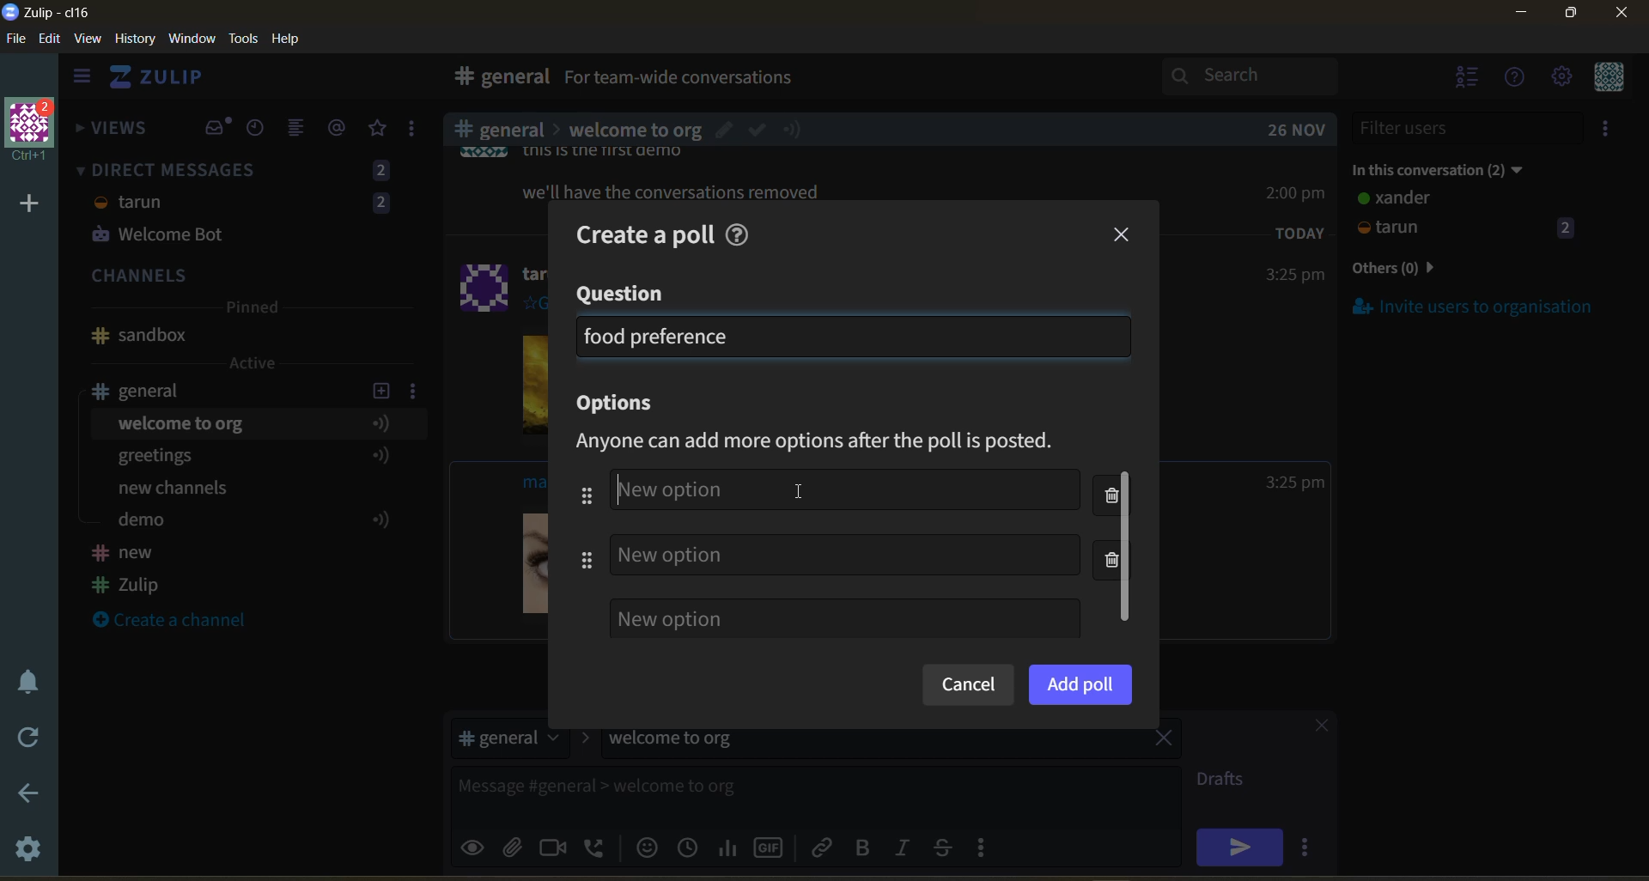 This screenshot has height=881, width=1649. Describe the element at coordinates (824, 847) in the screenshot. I see `link` at that location.